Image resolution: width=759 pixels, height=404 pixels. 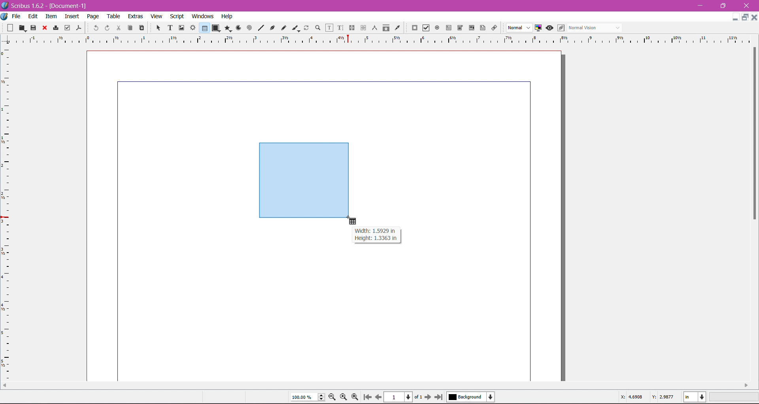 I want to click on scoll bar, so click(x=754, y=212).